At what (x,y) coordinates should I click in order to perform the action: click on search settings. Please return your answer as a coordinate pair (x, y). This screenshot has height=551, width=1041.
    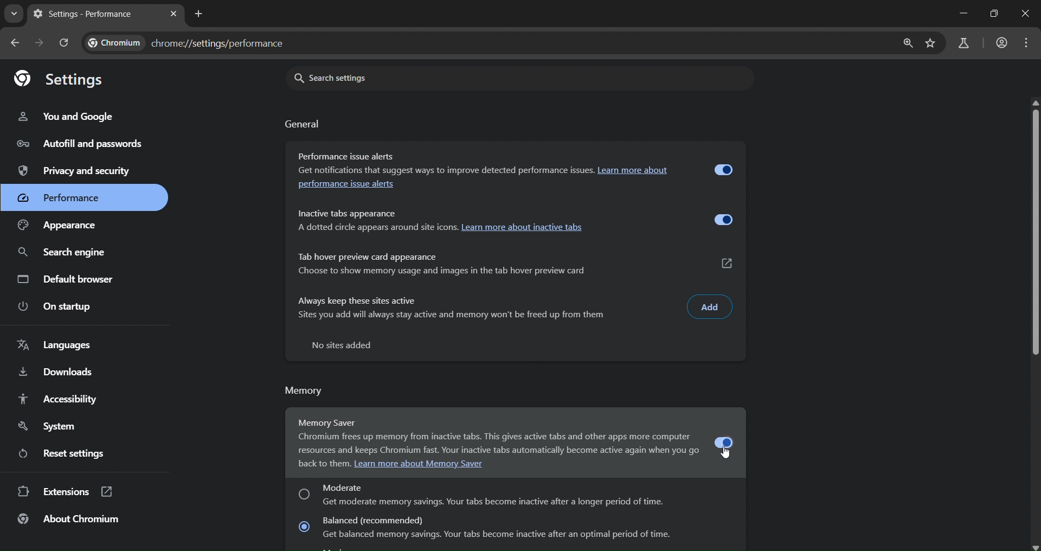
    Looking at the image, I should click on (517, 79).